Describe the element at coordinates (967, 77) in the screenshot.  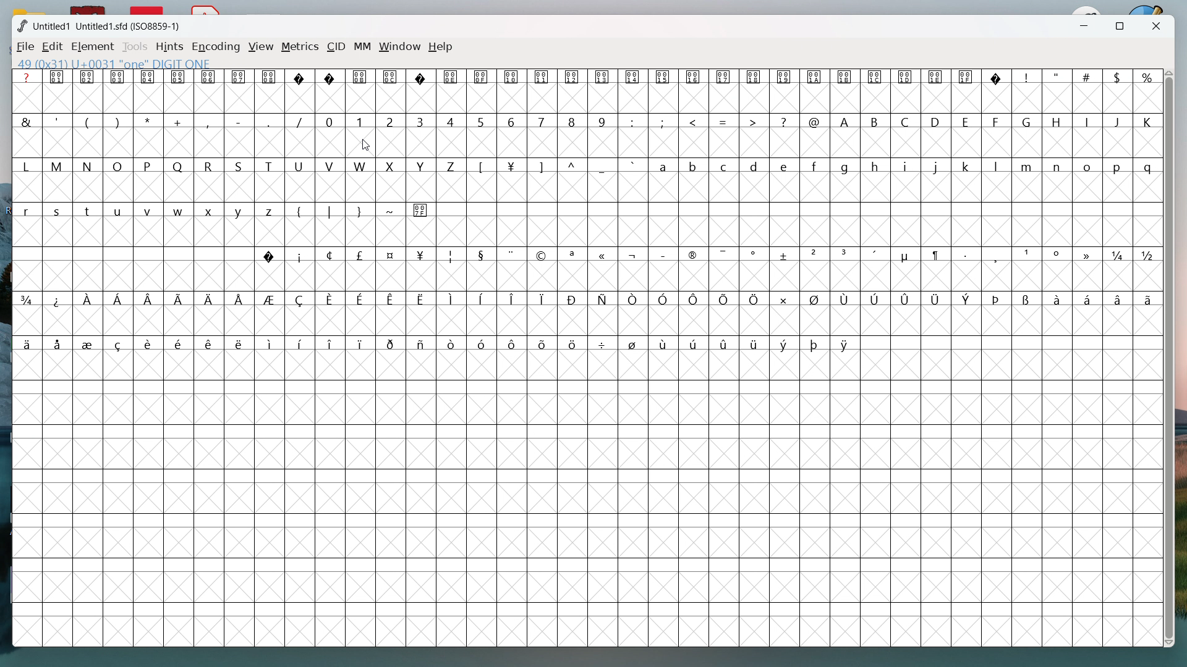
I see `symbol` at that location.